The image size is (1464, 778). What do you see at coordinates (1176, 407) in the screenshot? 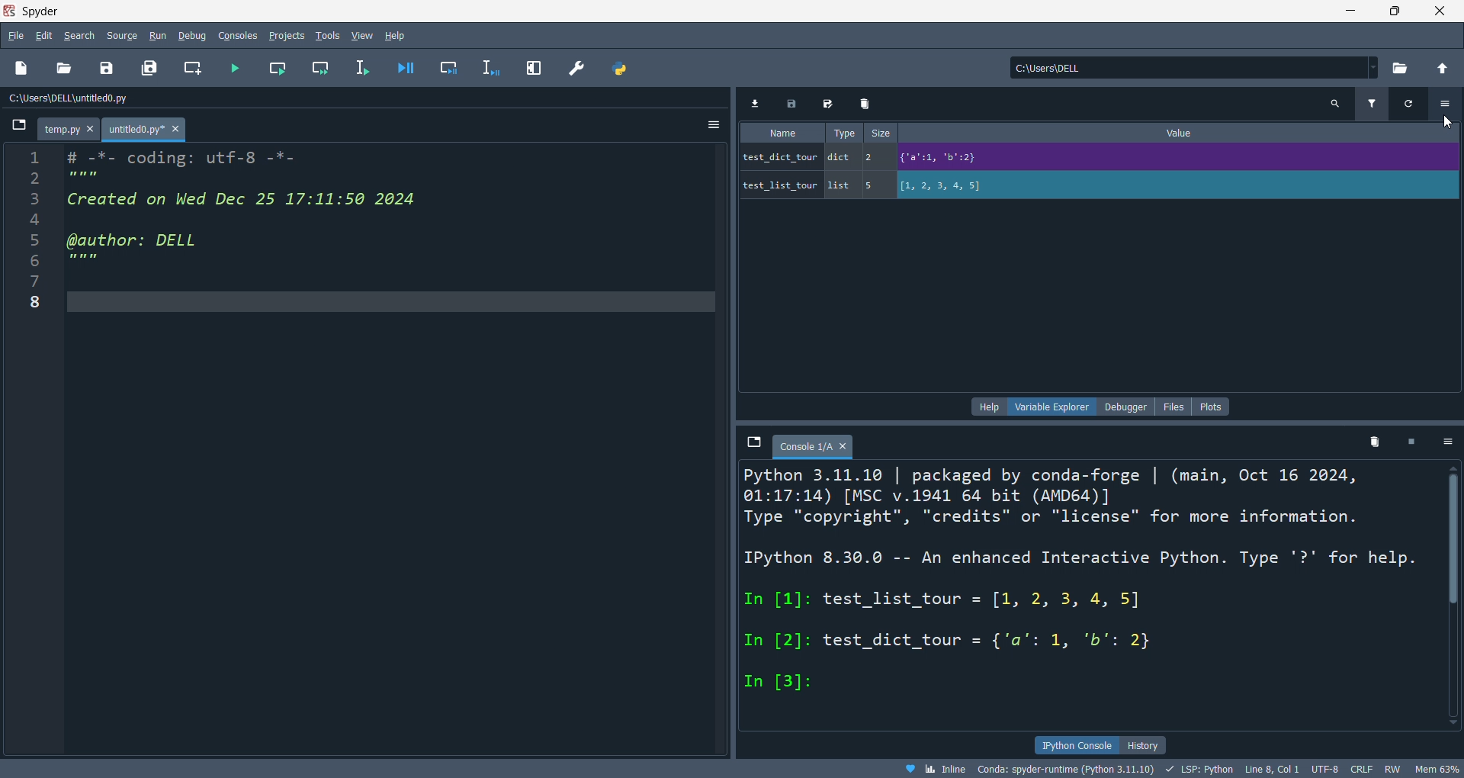
I see `files` at bounding box center [1176, 407].